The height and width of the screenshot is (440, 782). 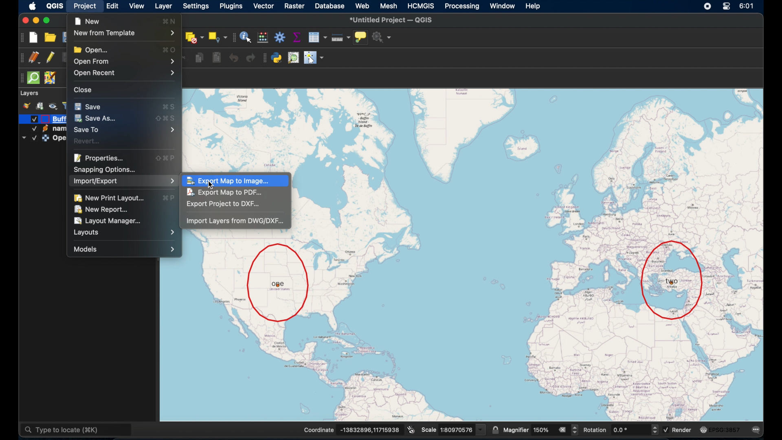 What do you see at coordinates (703, 429) in the screenshot?
I see `icon` at bounding box center [703, 429].